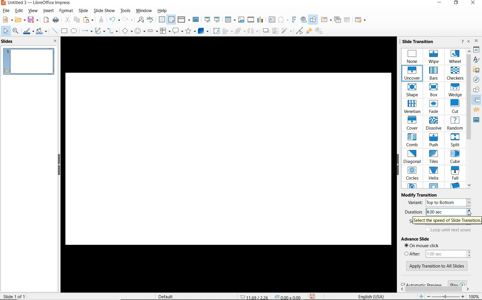  Describe the element at coordinates (203, 31) in the screenshot. I see `3D OBJECTS` at that location.